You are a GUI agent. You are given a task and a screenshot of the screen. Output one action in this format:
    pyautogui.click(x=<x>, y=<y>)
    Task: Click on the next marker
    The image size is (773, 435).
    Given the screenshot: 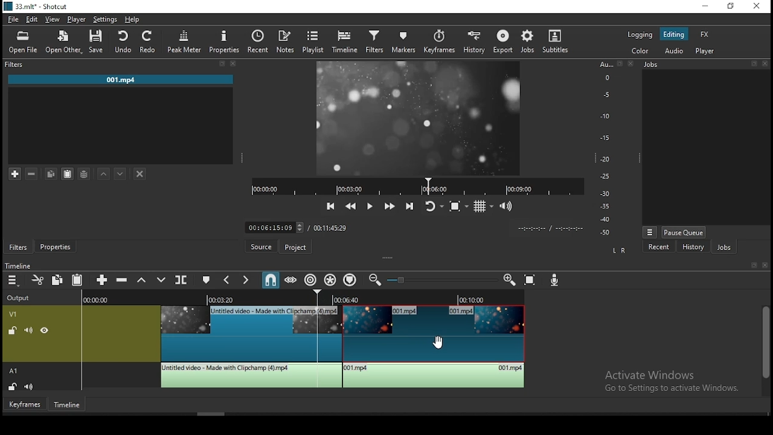 What is the action you would take?
    pyautogui.click(x=245, y=280)
    